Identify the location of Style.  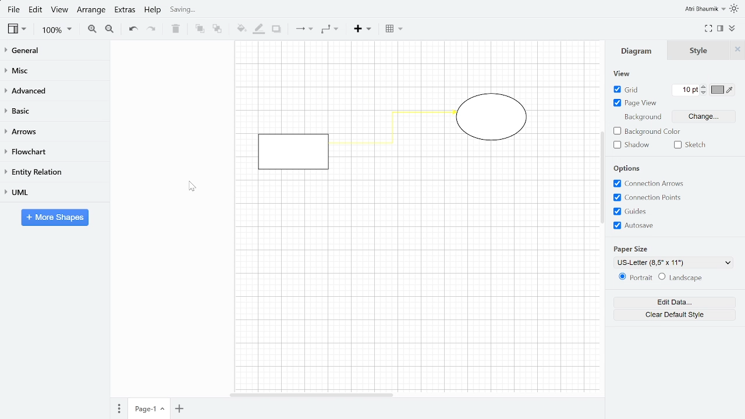
(700, 51).